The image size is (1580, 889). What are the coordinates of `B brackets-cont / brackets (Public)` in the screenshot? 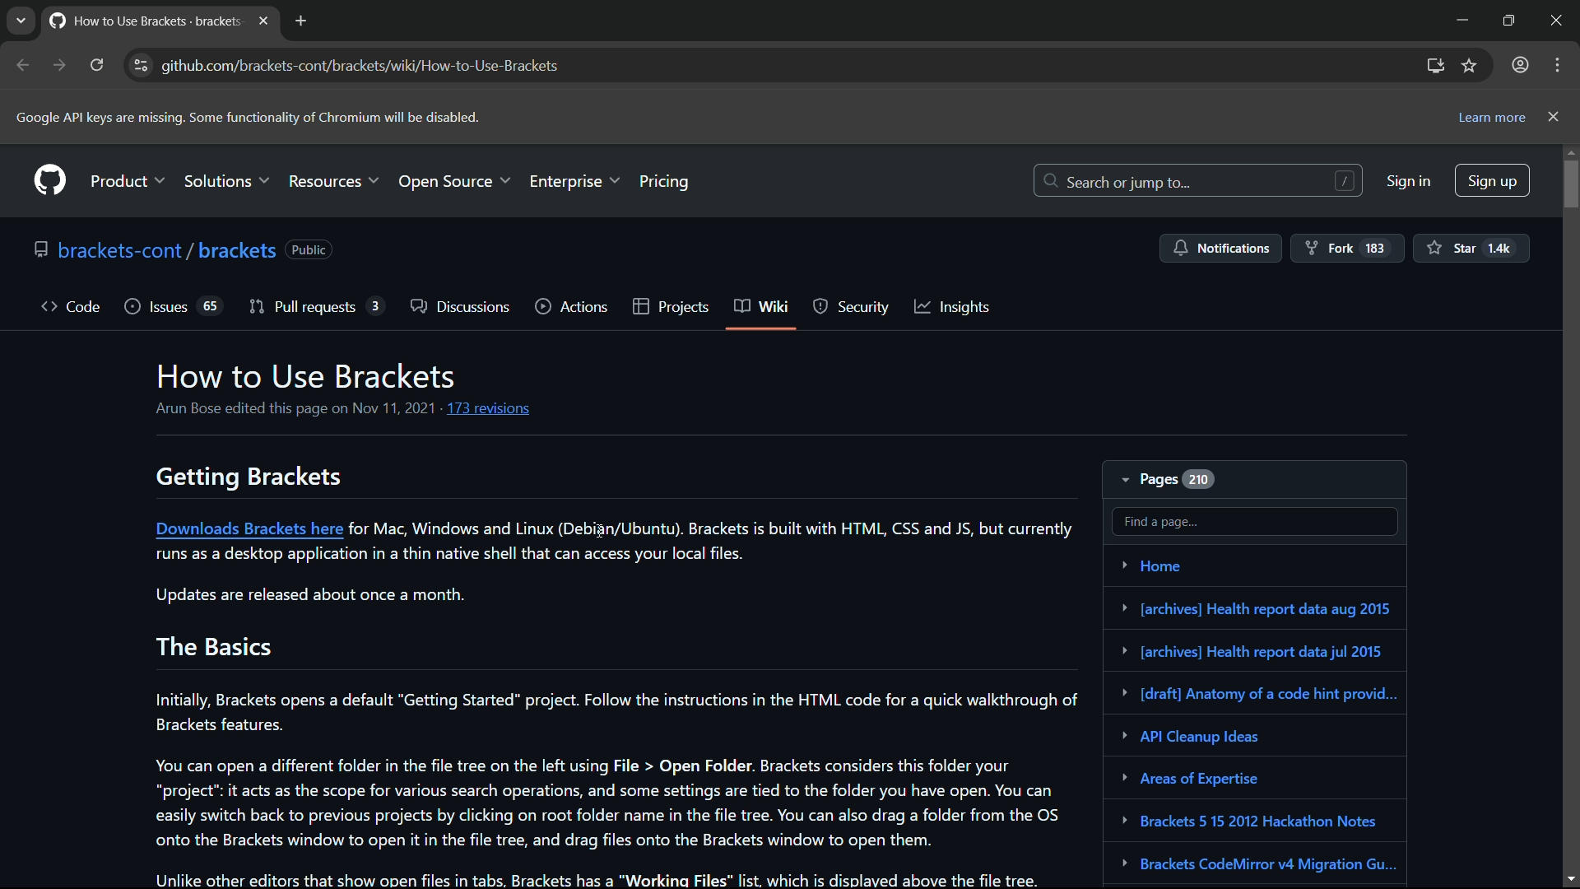 It's located at (184, 249).